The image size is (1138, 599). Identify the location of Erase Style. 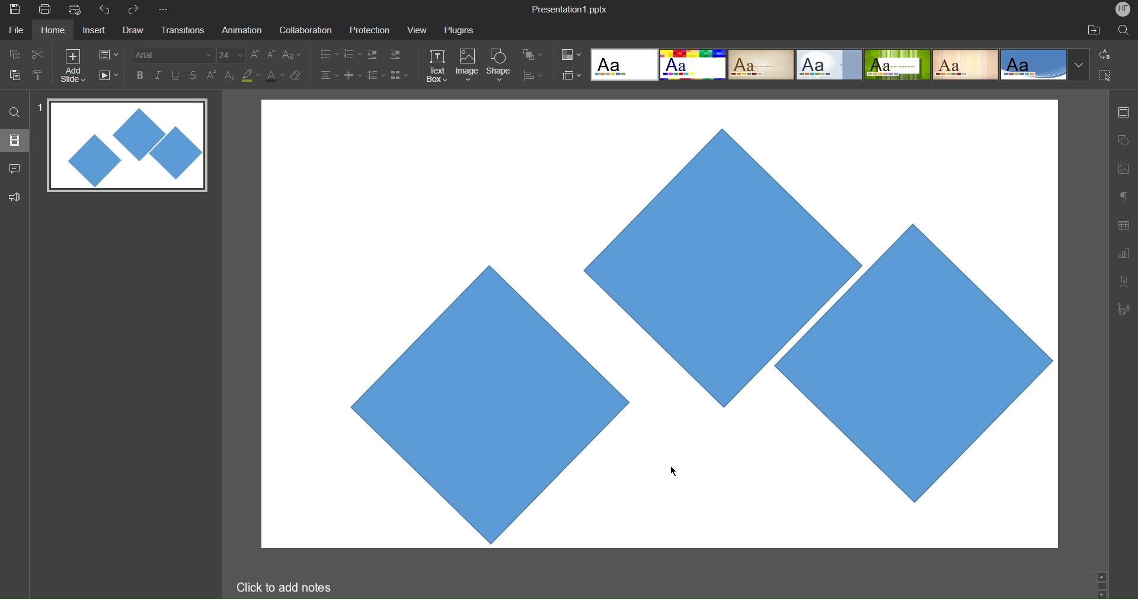
(297, 75).